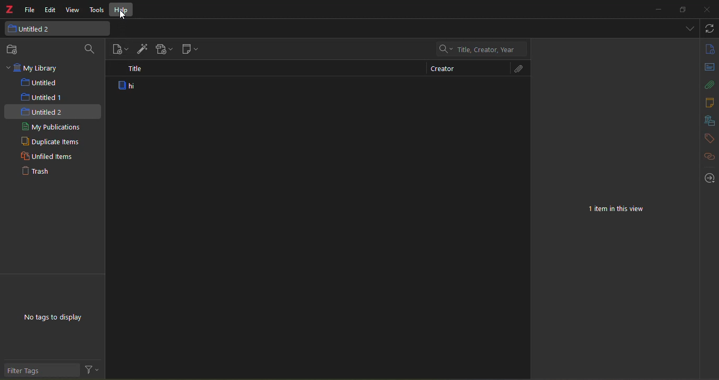  What do you see at coordinates (711, 28) in the screenshot?
I see `sync` at bounding box center [711, 28].